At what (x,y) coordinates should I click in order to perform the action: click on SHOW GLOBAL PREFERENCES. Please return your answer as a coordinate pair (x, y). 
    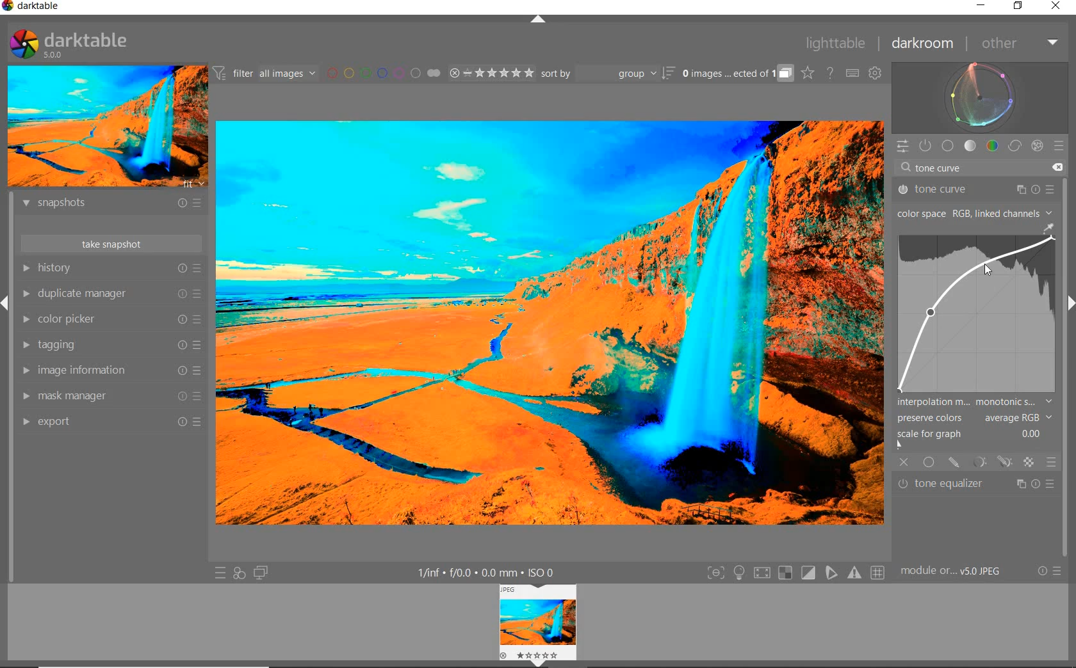
    Looking at the image, I should click on (875, 73).